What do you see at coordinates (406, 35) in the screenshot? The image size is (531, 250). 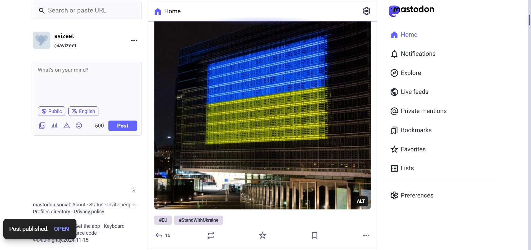 I see `Home` at bounding box center [406, 35].